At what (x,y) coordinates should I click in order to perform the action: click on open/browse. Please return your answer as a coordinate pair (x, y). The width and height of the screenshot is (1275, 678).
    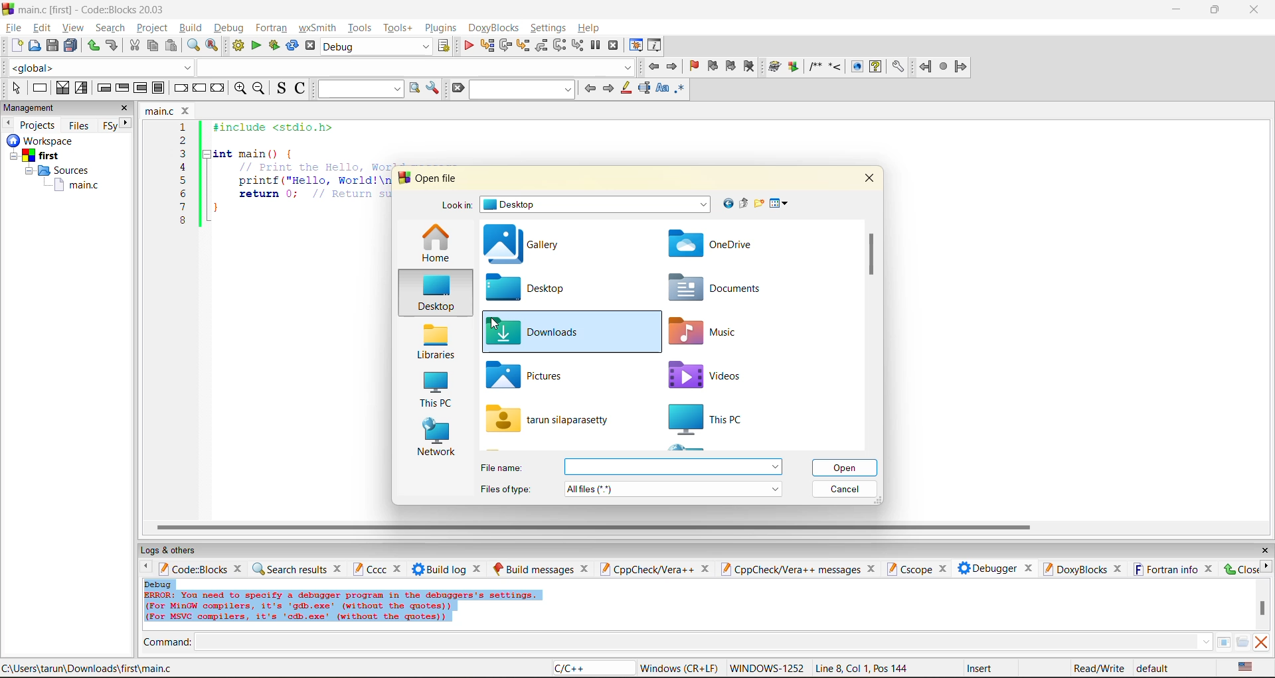
    Looking at the image, I should click on (1242, 643).